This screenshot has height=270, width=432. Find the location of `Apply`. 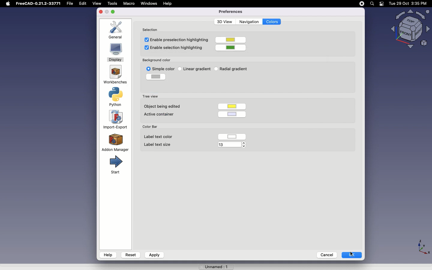

Apply is located at coordinates (154, 255).